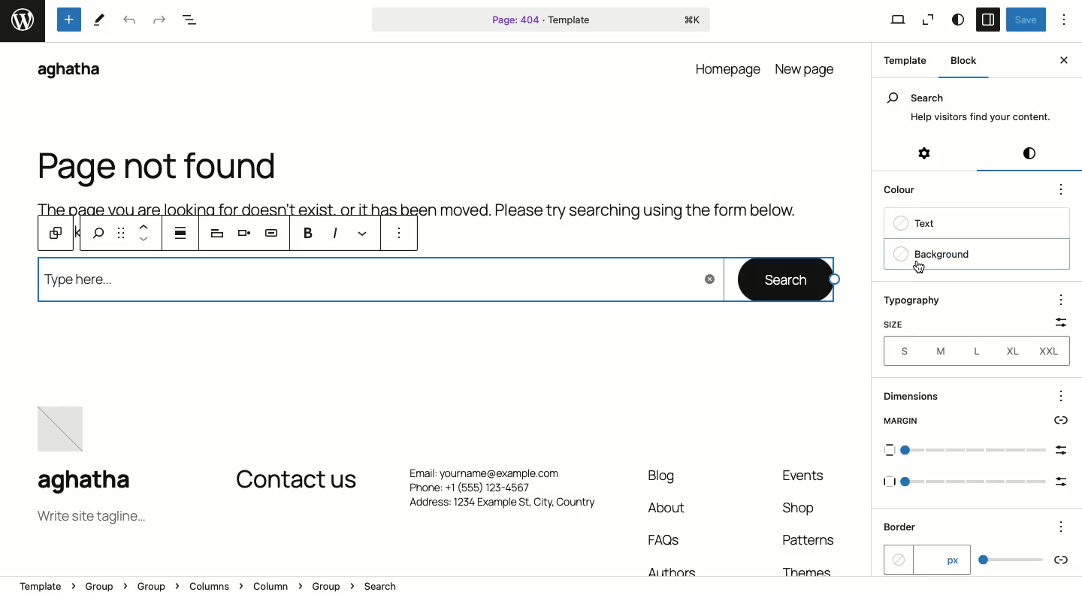  Describe the element at coordinates (1026, 20) in the screenshot. I see `Save` at that location.